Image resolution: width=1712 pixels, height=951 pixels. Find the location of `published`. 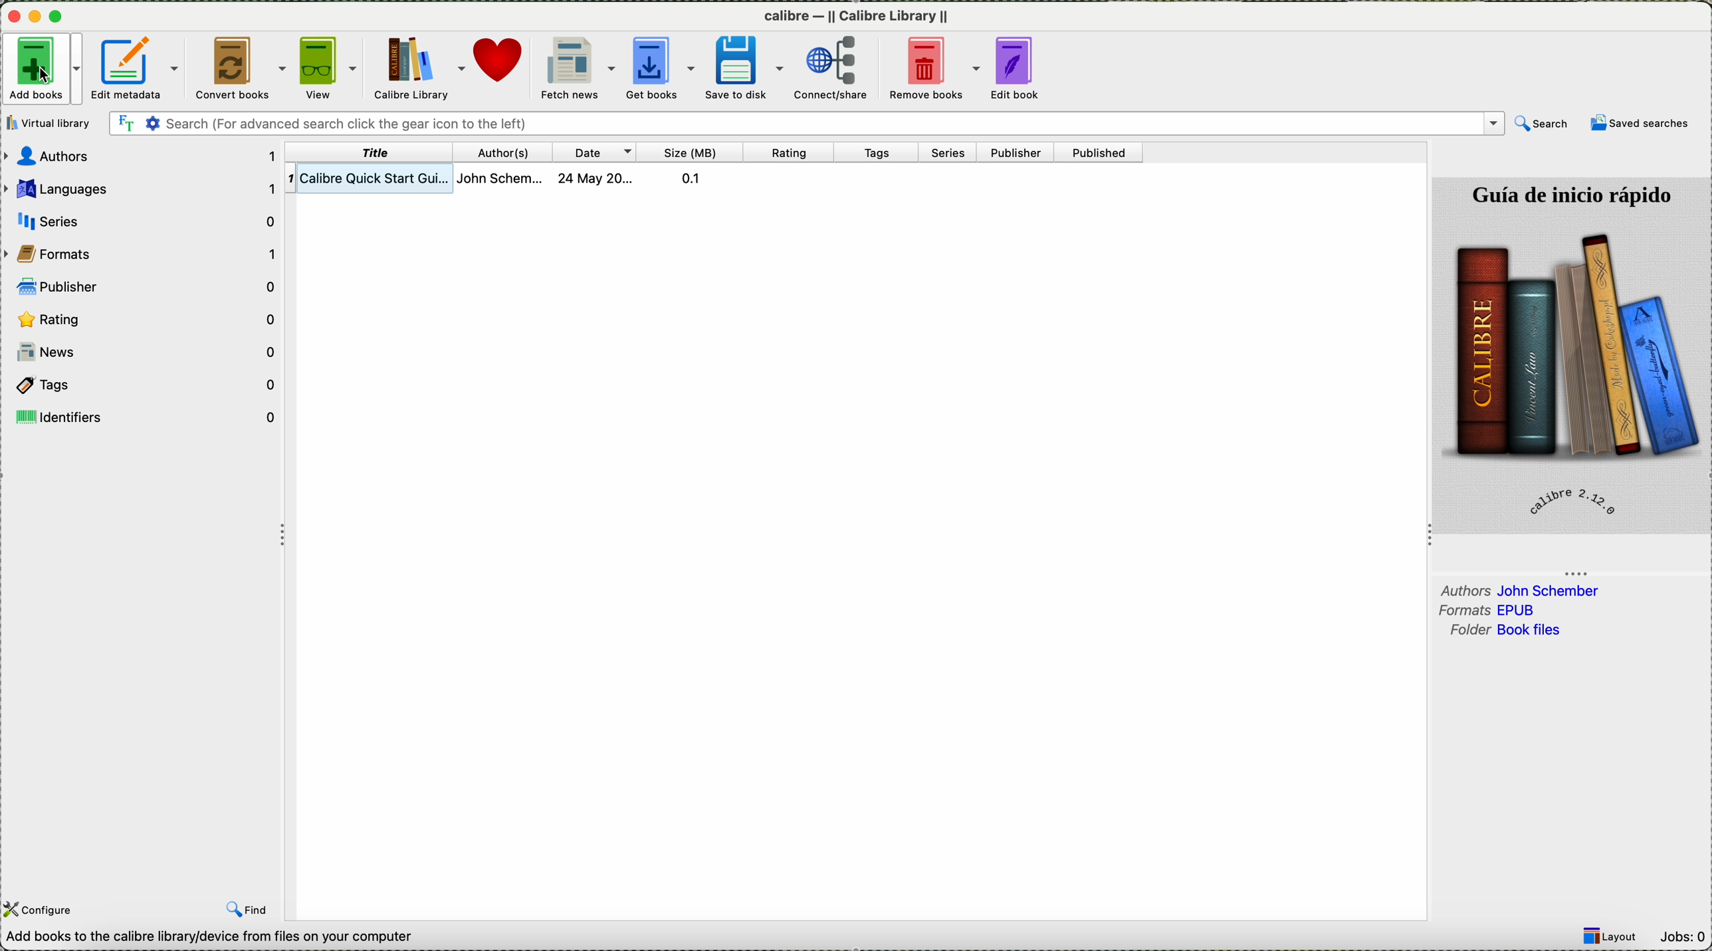

published is located at coordinates (1103, 152).